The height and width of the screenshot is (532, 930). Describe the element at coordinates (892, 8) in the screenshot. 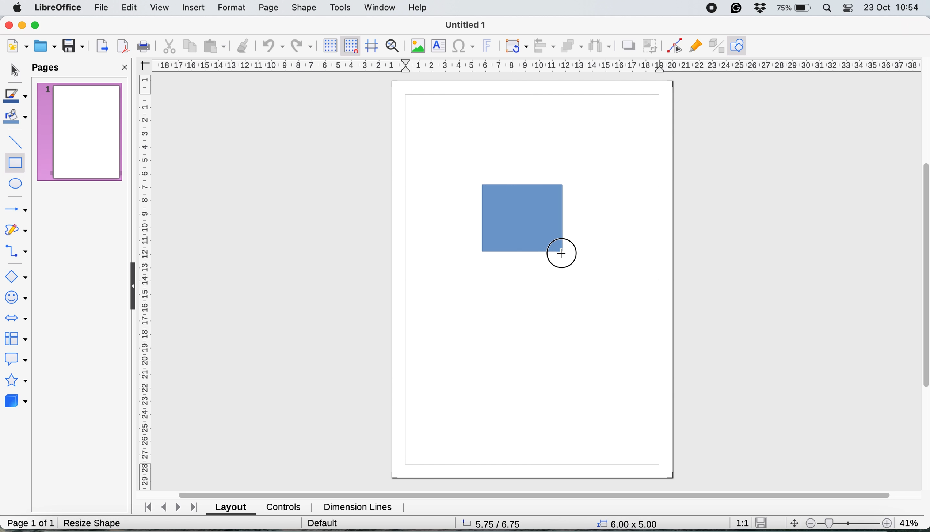

I see `23 oct 10:54` at that location.